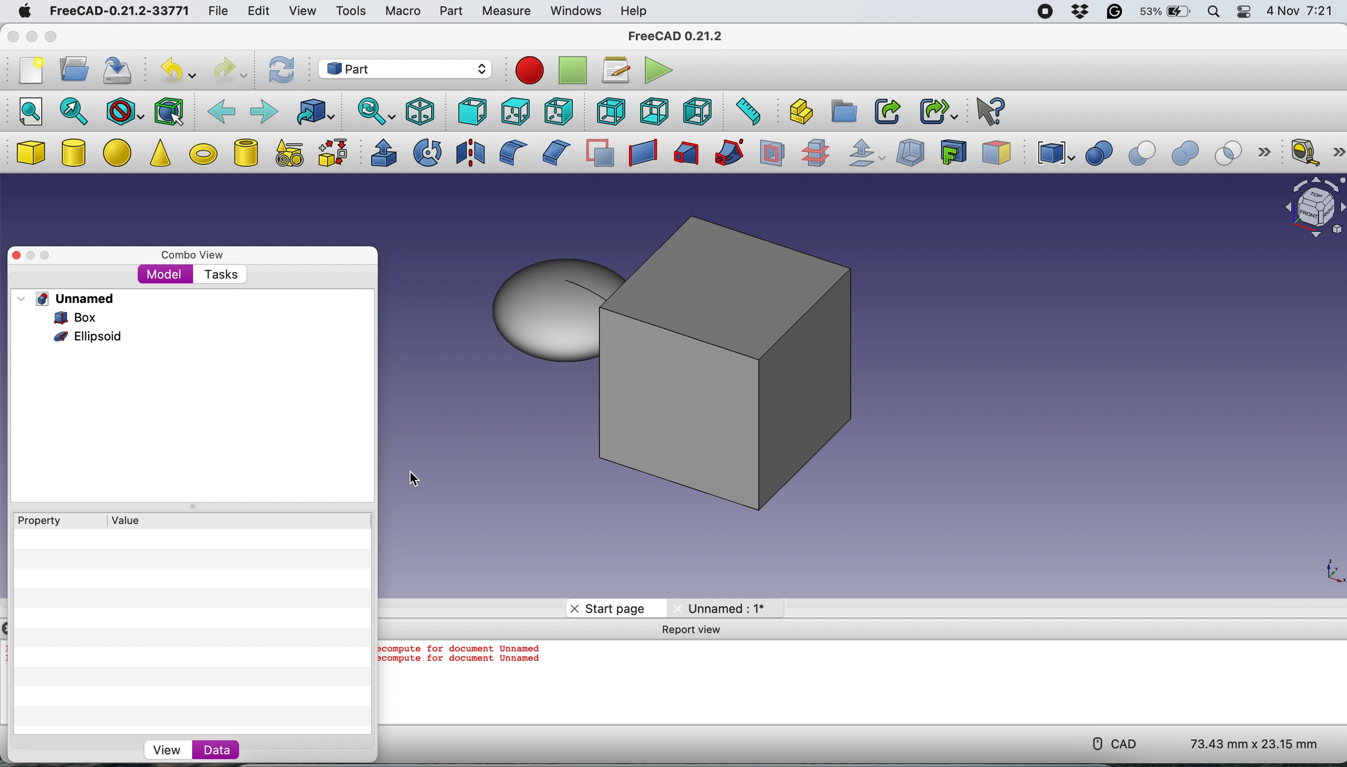 This screenshot has width=1347, height=767. What do you see at coordinates (17, 255) in the screenshot?
I see `close` at bounding box center [17, 255].